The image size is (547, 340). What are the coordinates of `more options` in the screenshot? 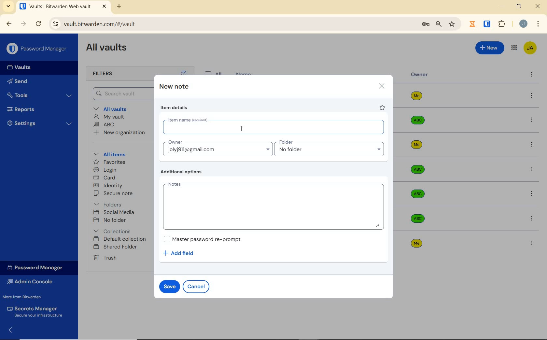 It's located at (532, 146).